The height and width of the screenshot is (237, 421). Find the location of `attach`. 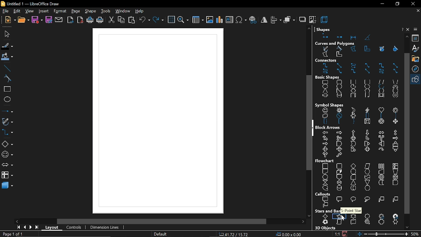

attach is located at coordinates (59, 20).